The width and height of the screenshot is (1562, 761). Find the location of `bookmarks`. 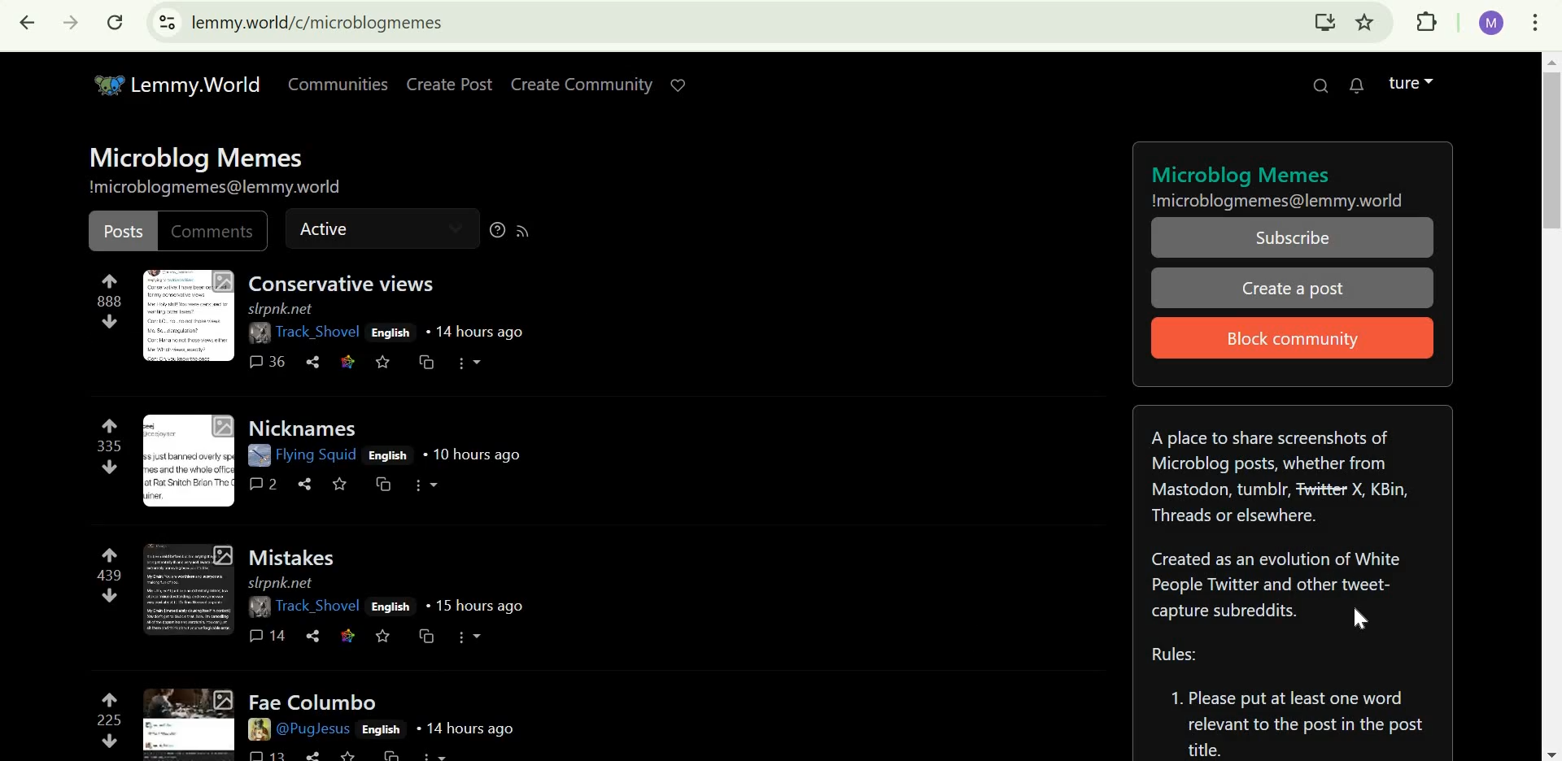

bookmarks is located at coordinates (1376, 24).